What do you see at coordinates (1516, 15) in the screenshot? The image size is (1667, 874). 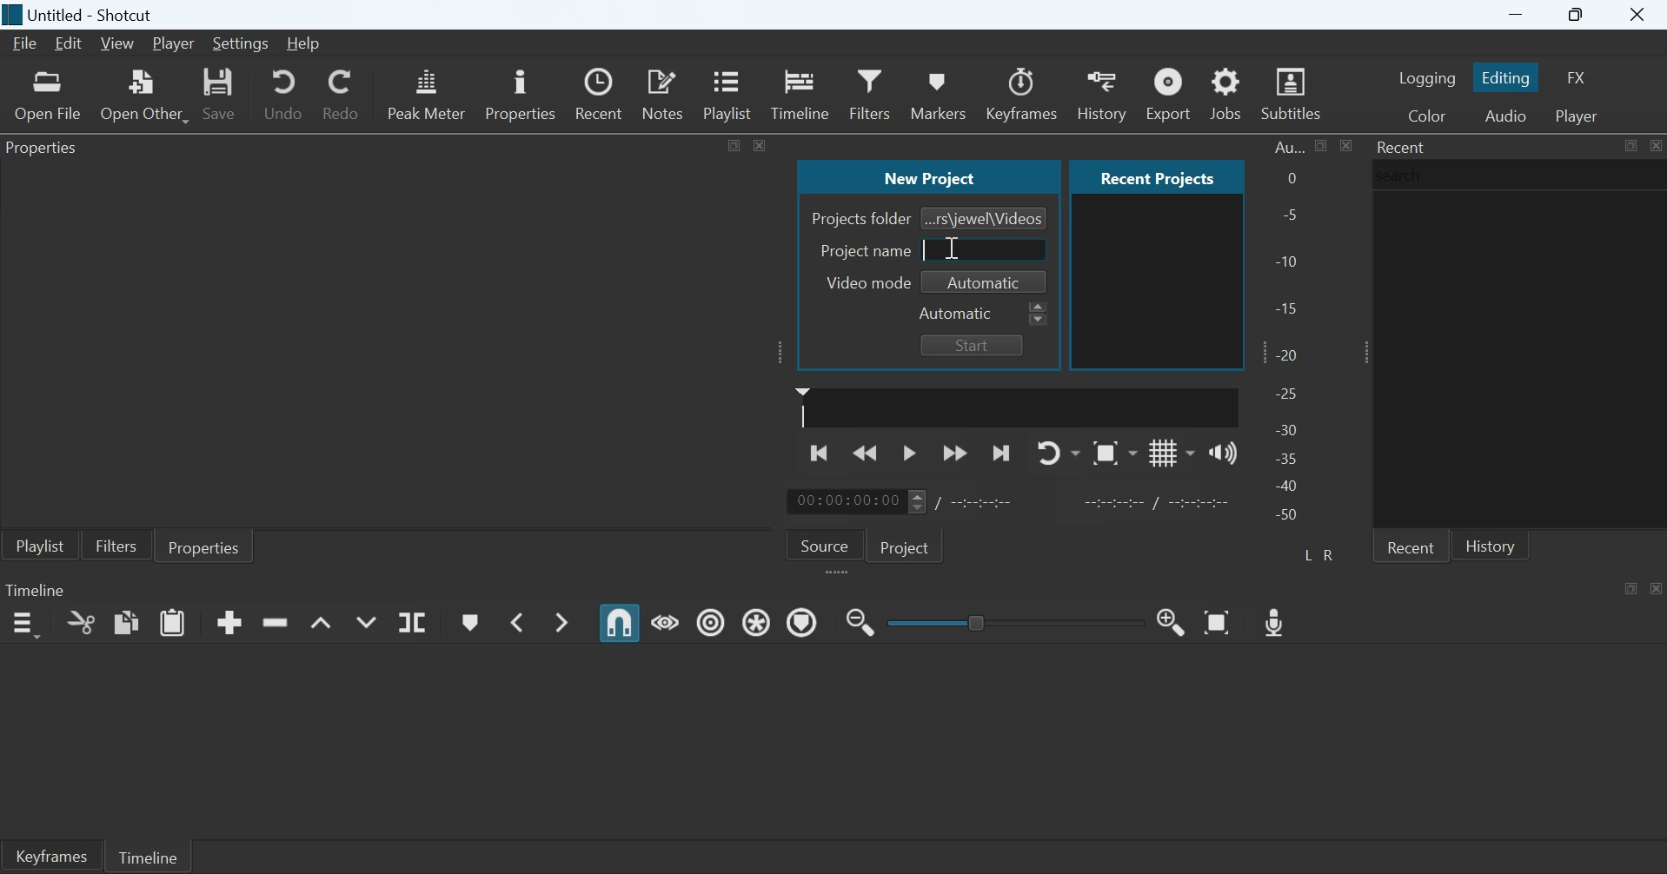 I see `Minimize` at bounding box center [1516, 15].